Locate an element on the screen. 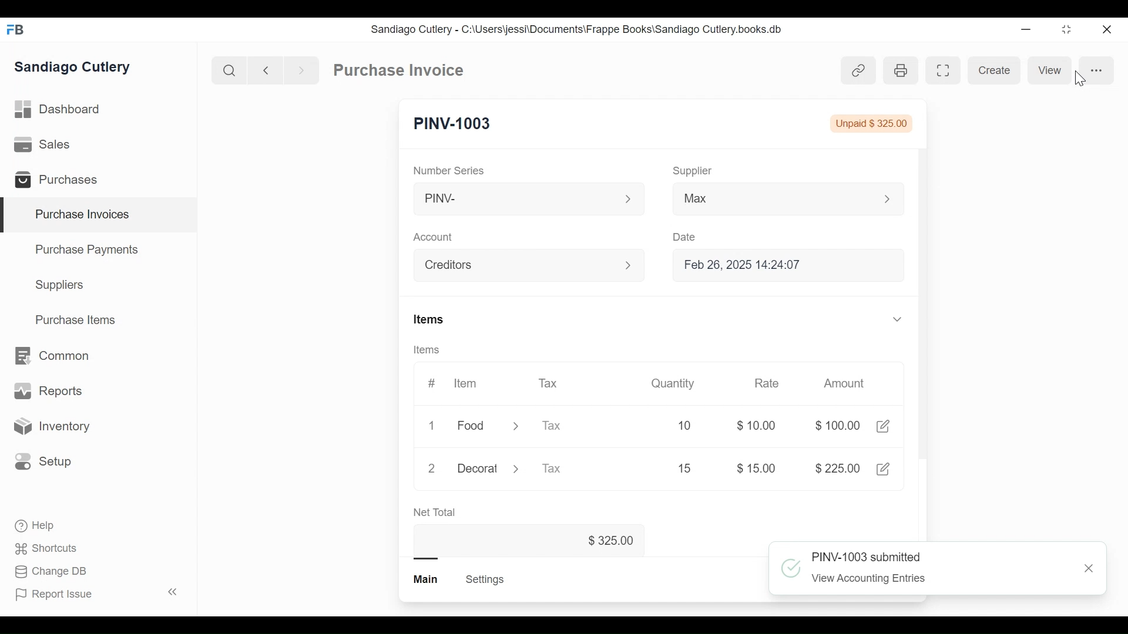  Sandiago Cutlery - C:\Users\jessi\Documents\Frappe Books\Sandiago Cutlery.books.db is located at coordinates (577, 29).